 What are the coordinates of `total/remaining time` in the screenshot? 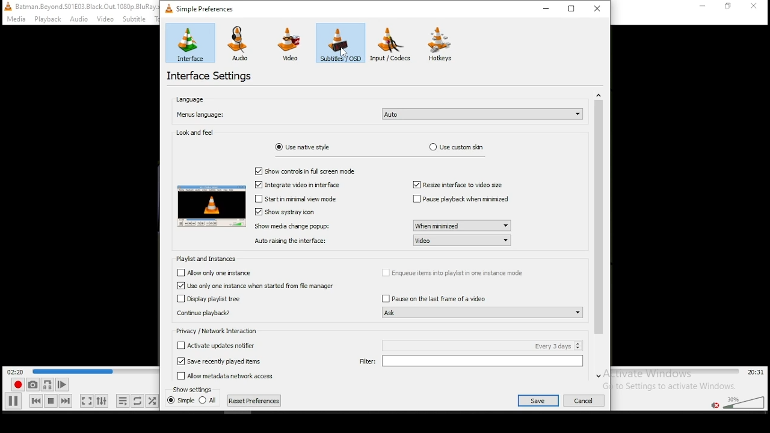 It's located at (757, 372).